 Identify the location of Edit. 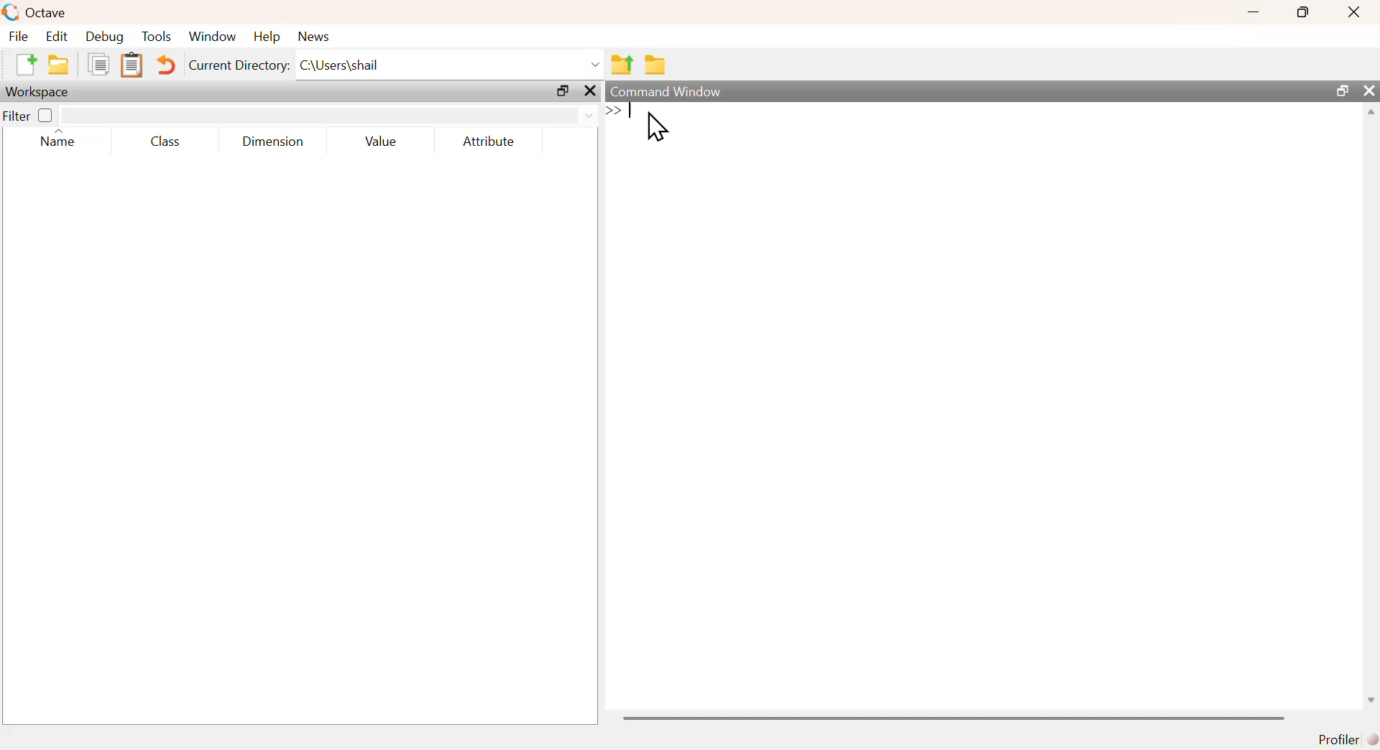
(58, 36).